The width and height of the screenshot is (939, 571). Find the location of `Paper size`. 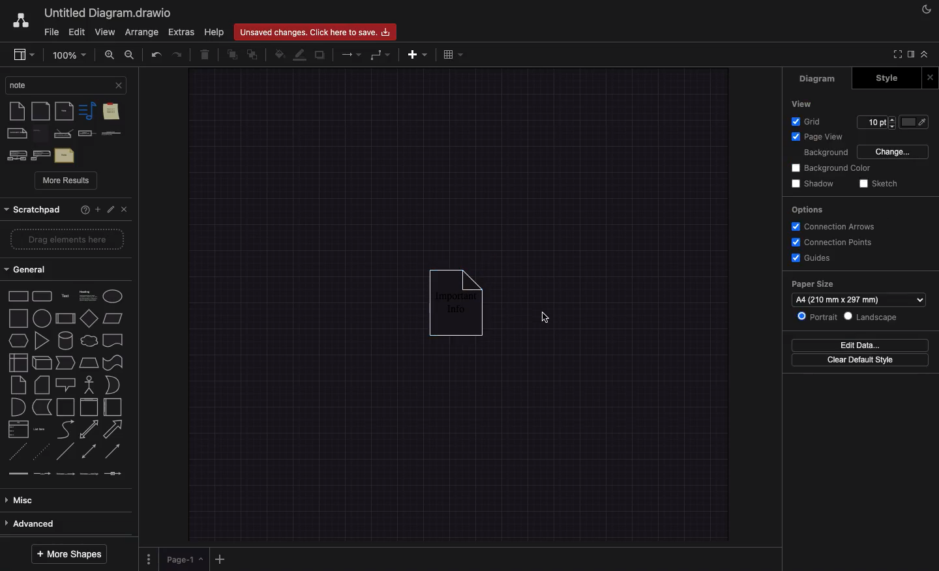

Paper size is located at coordinates (859, 299).